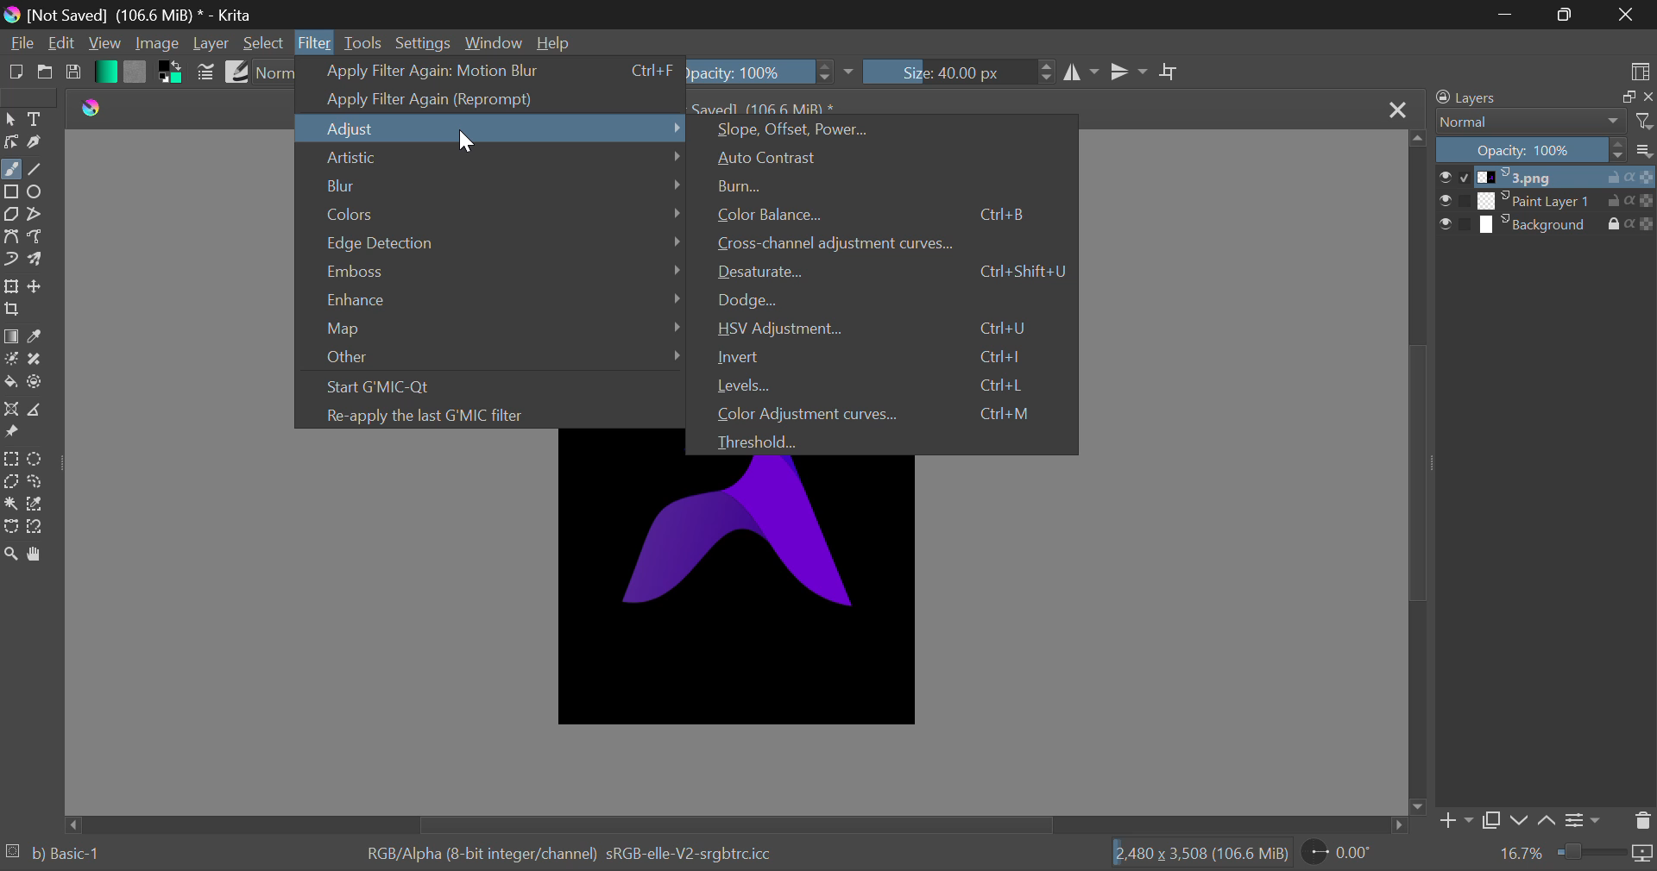 The image size is (1657, 871). What do you see at coordinates (211, 45) in the screenshot?
I see `Layer` at bounding box center [211, 45].